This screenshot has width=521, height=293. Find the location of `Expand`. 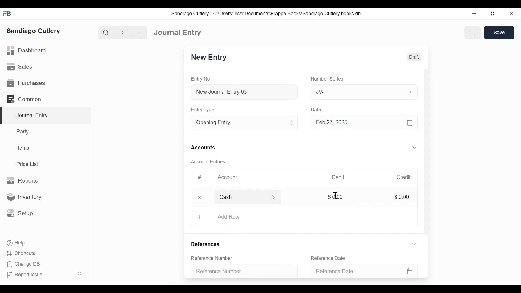

Expand is located at coordinates (292, 123).